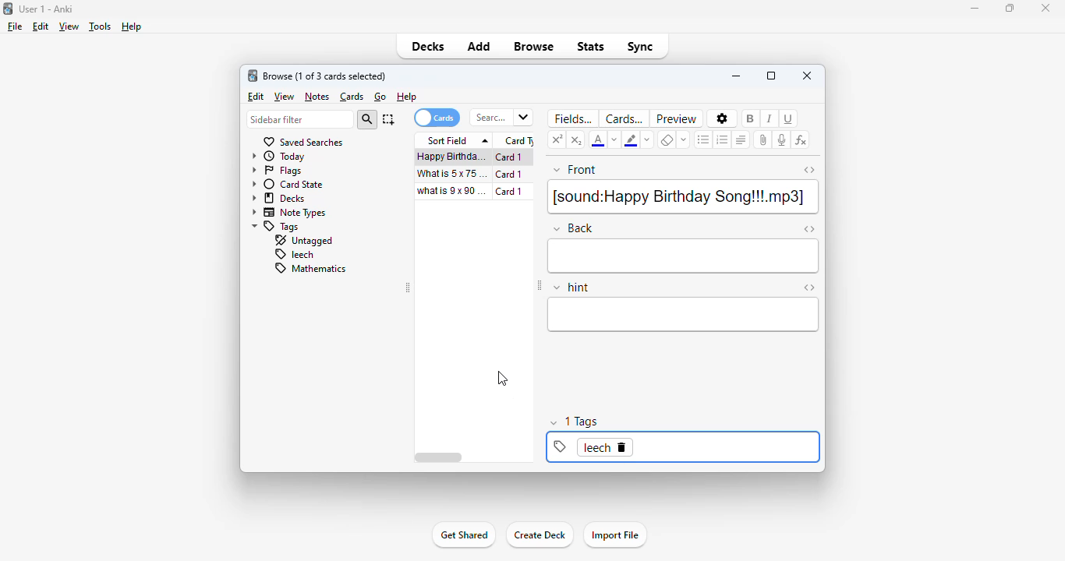 Image resolution: width=1065 pixels, height=561 pixels. I want to click on maximize, so click(772, 76).